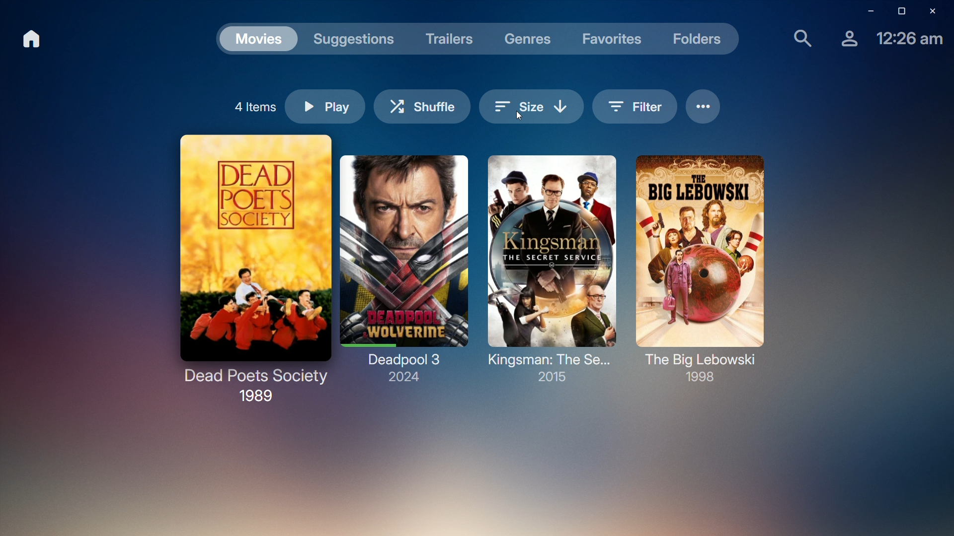  I want to click on Trailers, so click(449, 37).